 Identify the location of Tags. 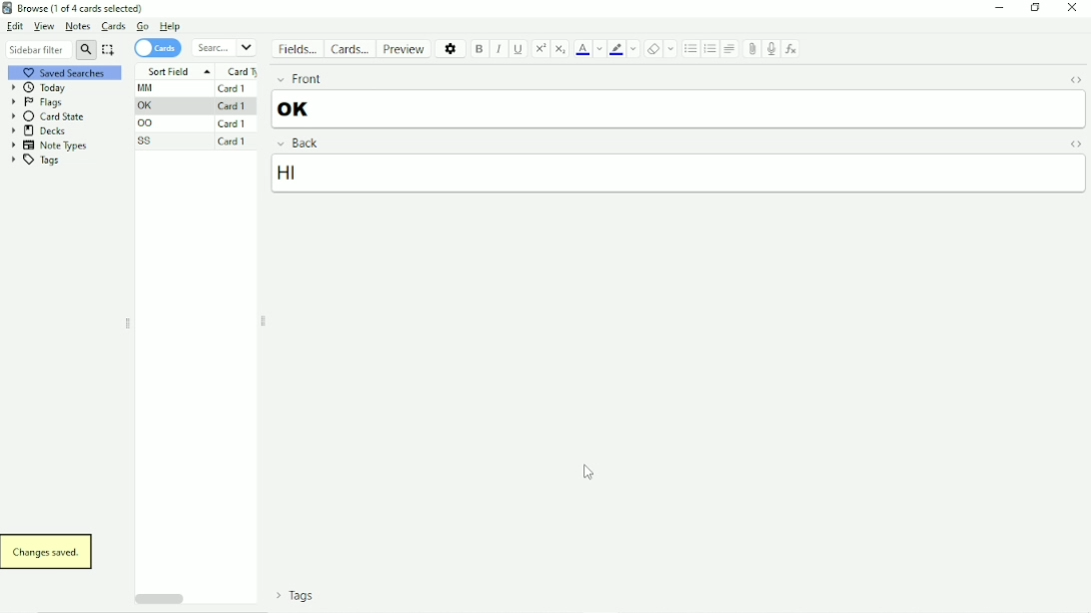
(291, 598).